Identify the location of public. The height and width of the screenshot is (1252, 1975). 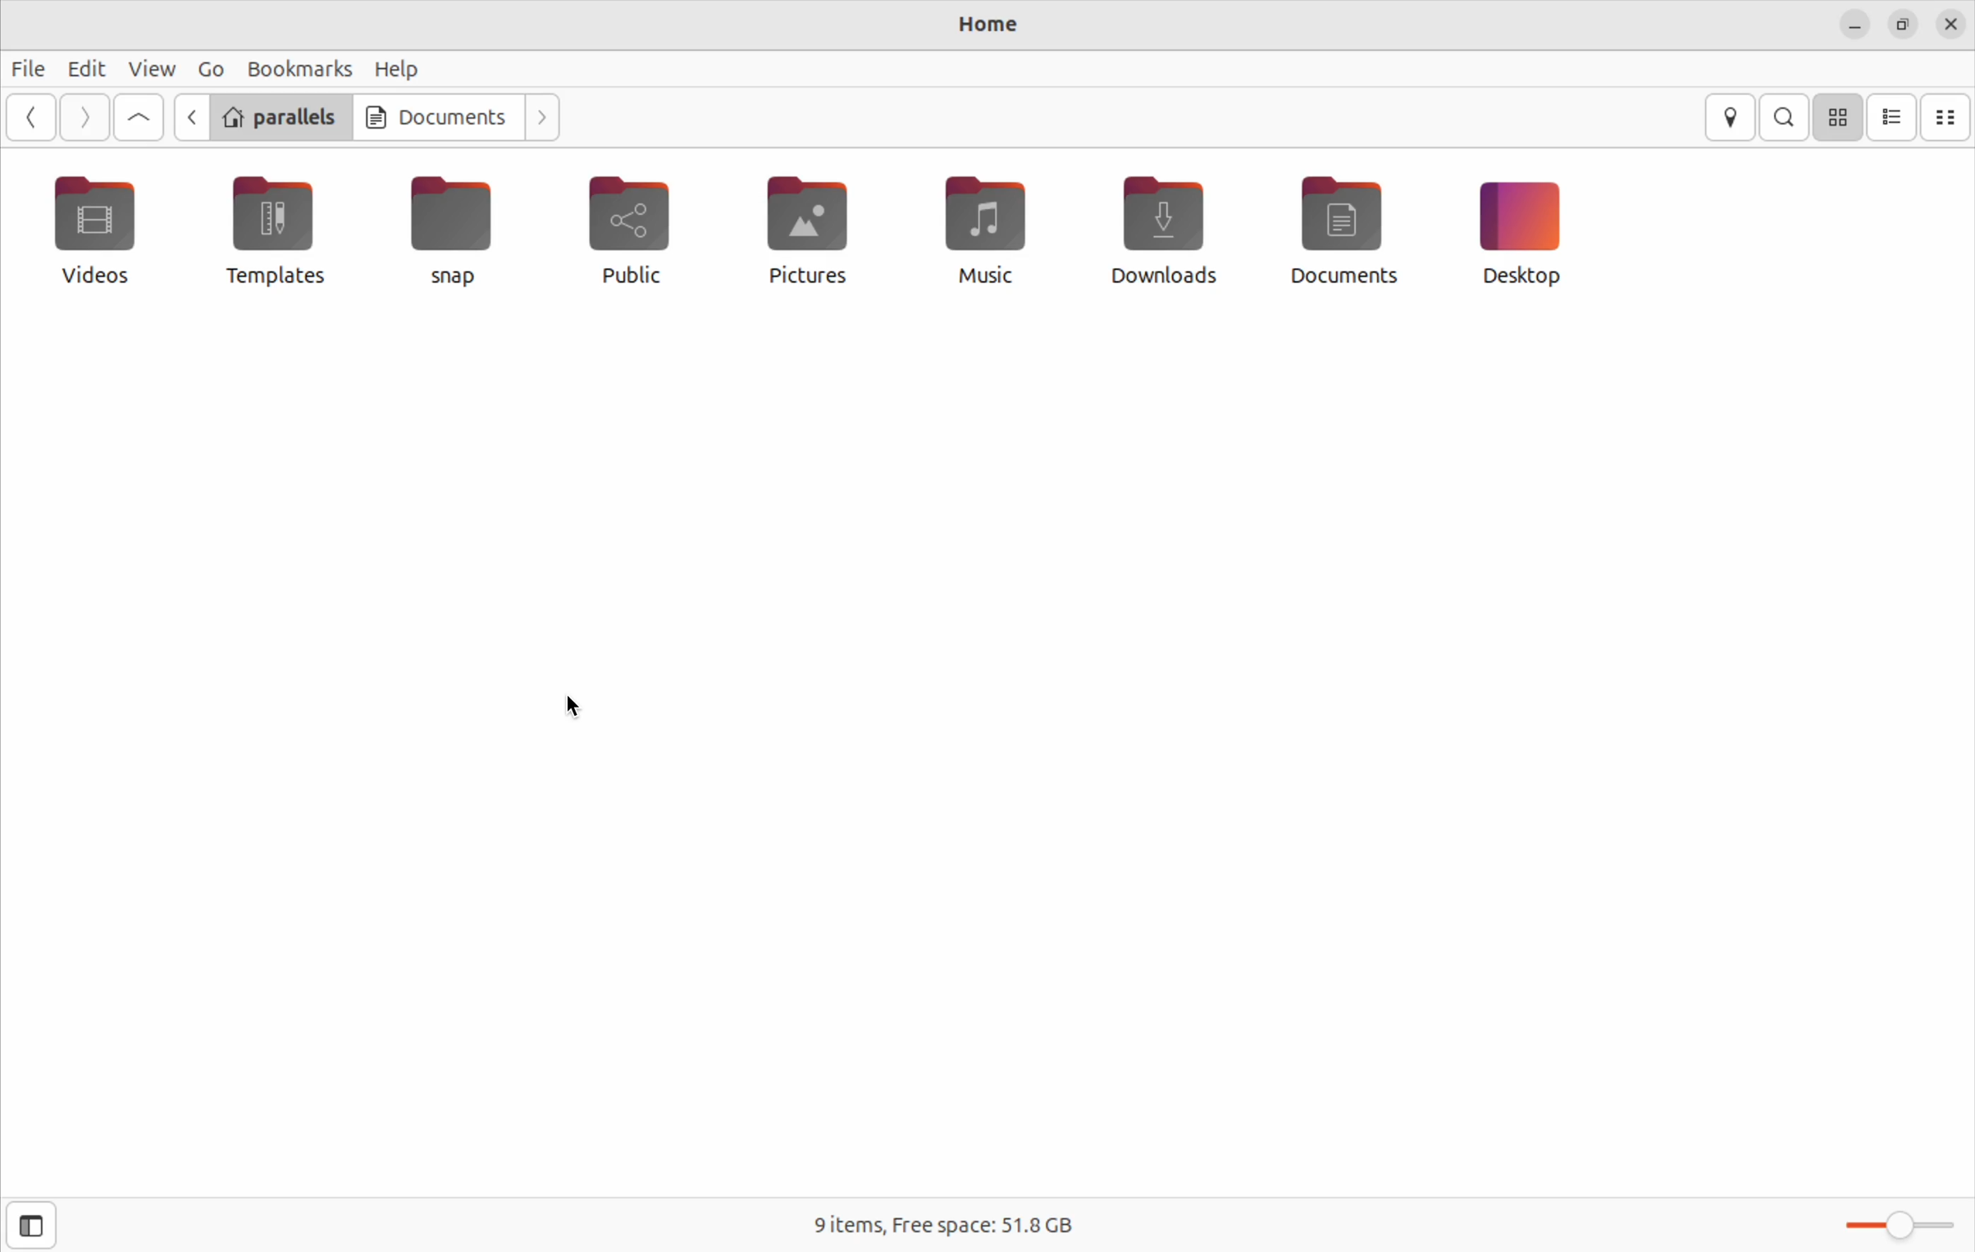
(642, 234).